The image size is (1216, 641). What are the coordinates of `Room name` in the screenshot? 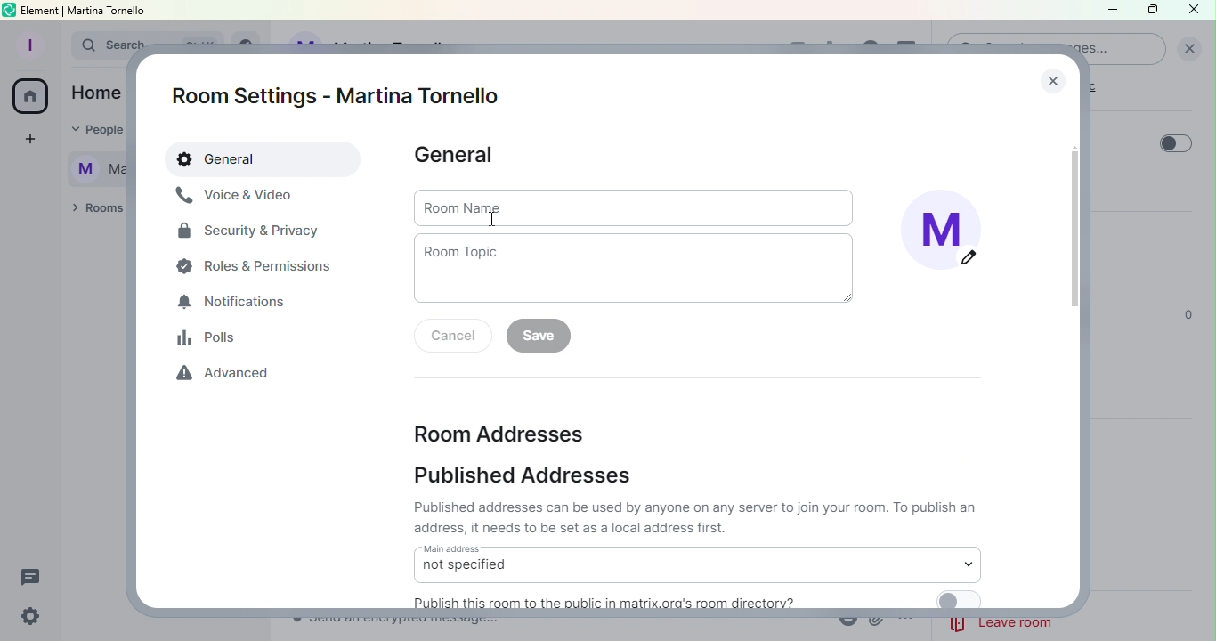 It's located at (636, 207).